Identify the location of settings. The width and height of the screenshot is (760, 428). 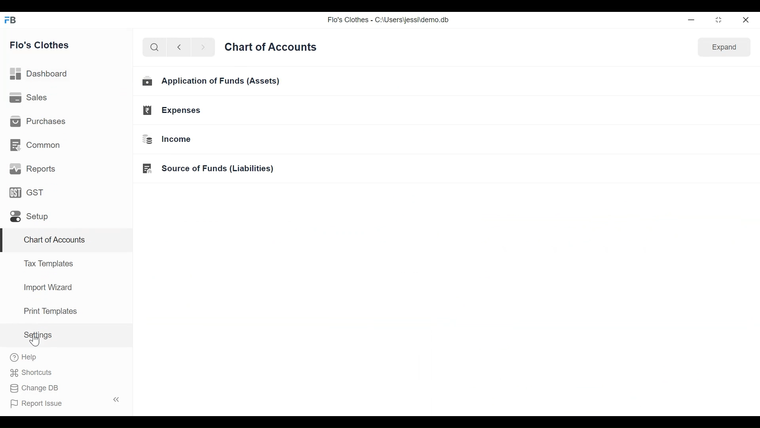
(37, 335).